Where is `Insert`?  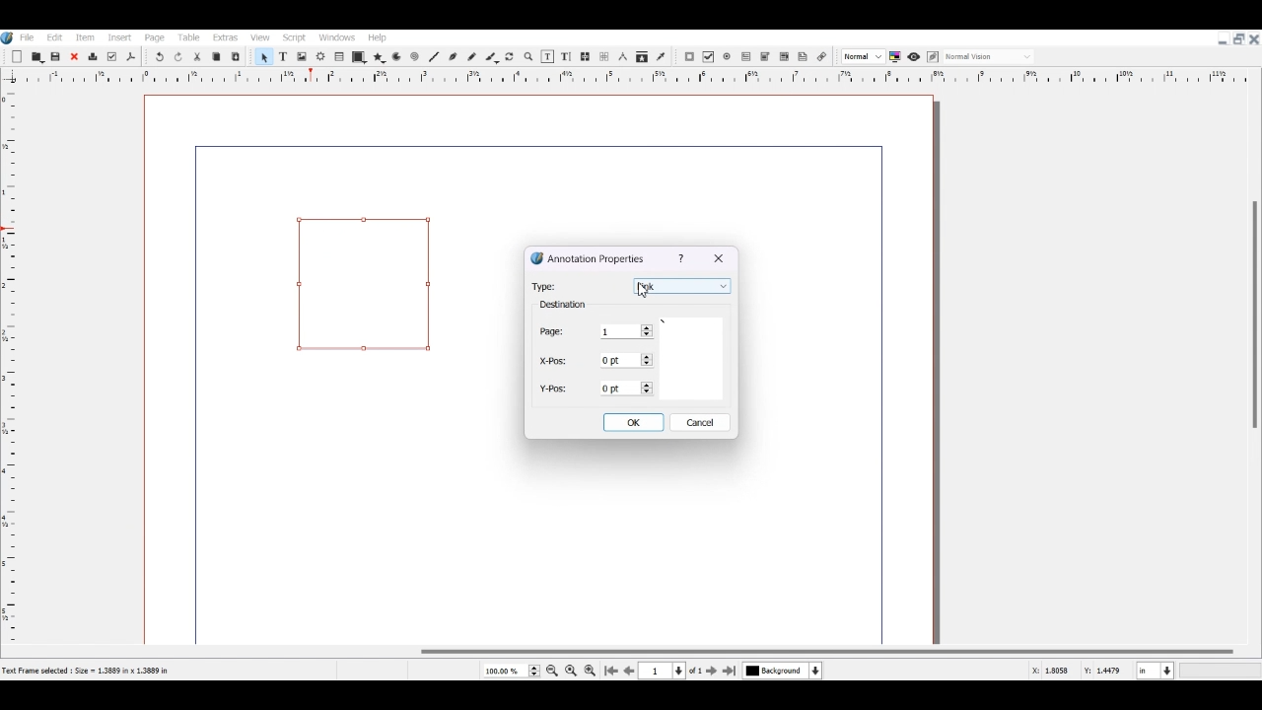
Insert is located at coordinates (118, 37).